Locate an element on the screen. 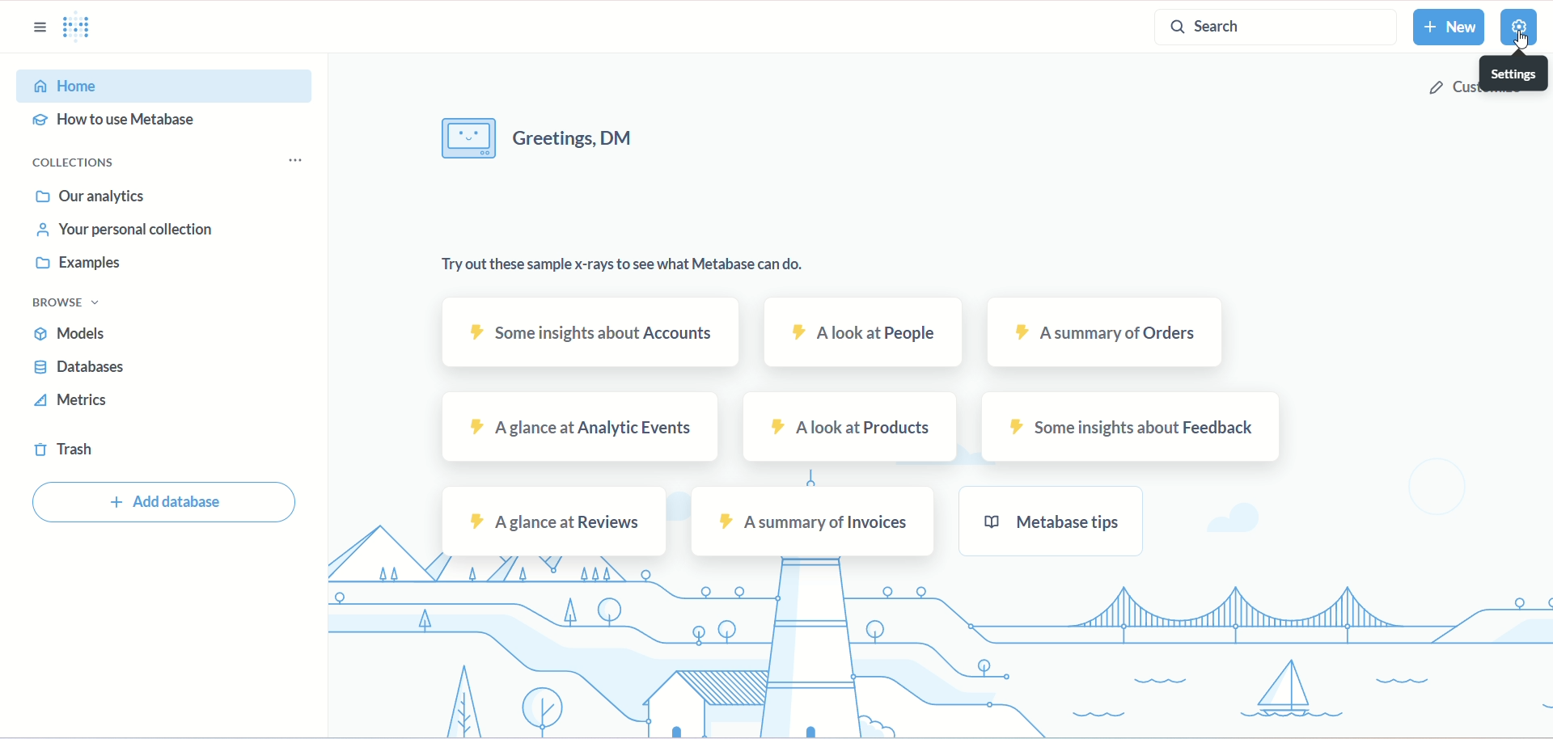  how to use metabase is located at coordinates (119, 122).